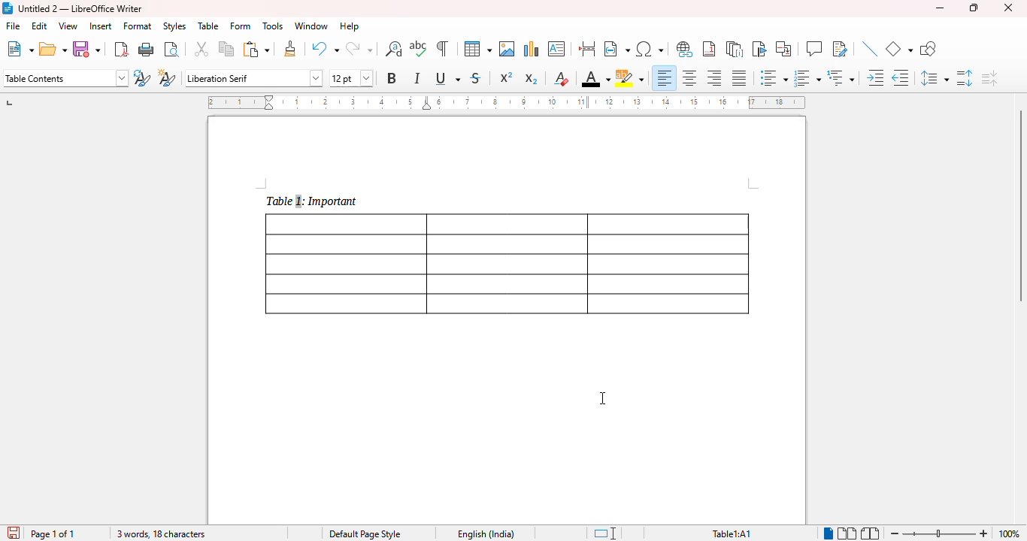 Image resolution: width=1027 pixels, height=541 pixels. What do you see at coordinates (138, 26) in the screenshot?
I see `format` at bounding box center [138, 26].